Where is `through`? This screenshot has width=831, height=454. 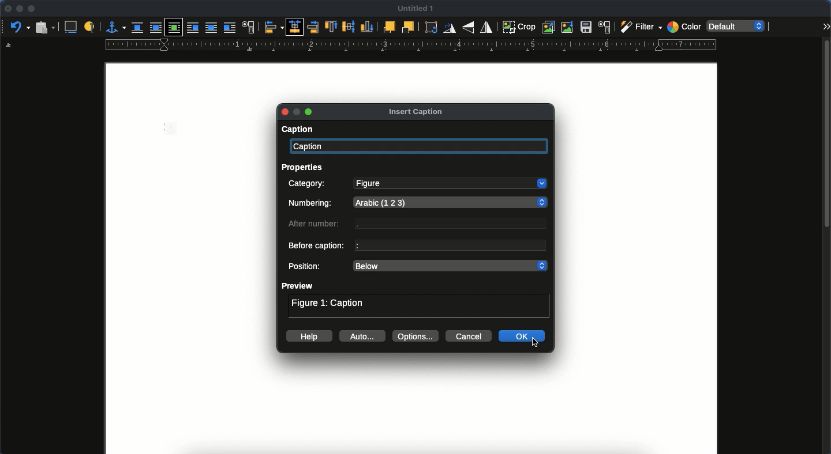
through is located at coordinates (212, 27).